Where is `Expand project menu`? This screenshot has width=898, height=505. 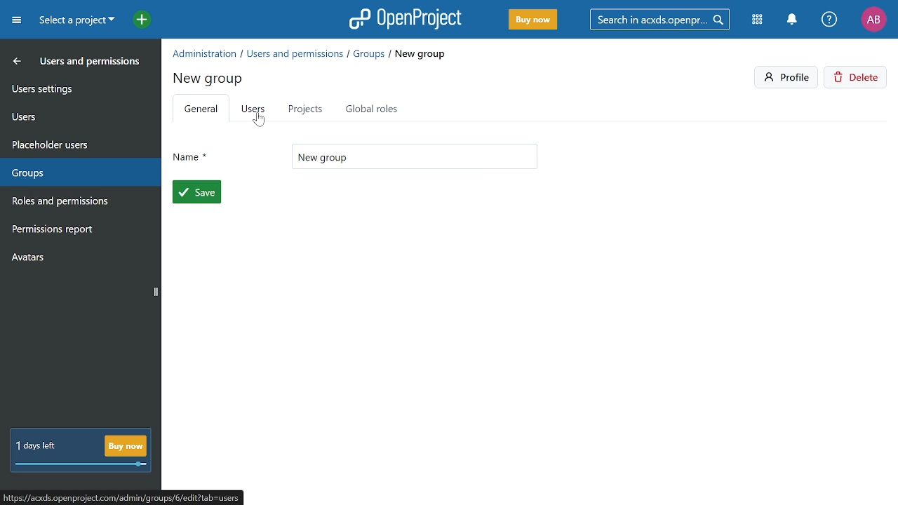
Expand project menu is located at coordinates (16, 20).